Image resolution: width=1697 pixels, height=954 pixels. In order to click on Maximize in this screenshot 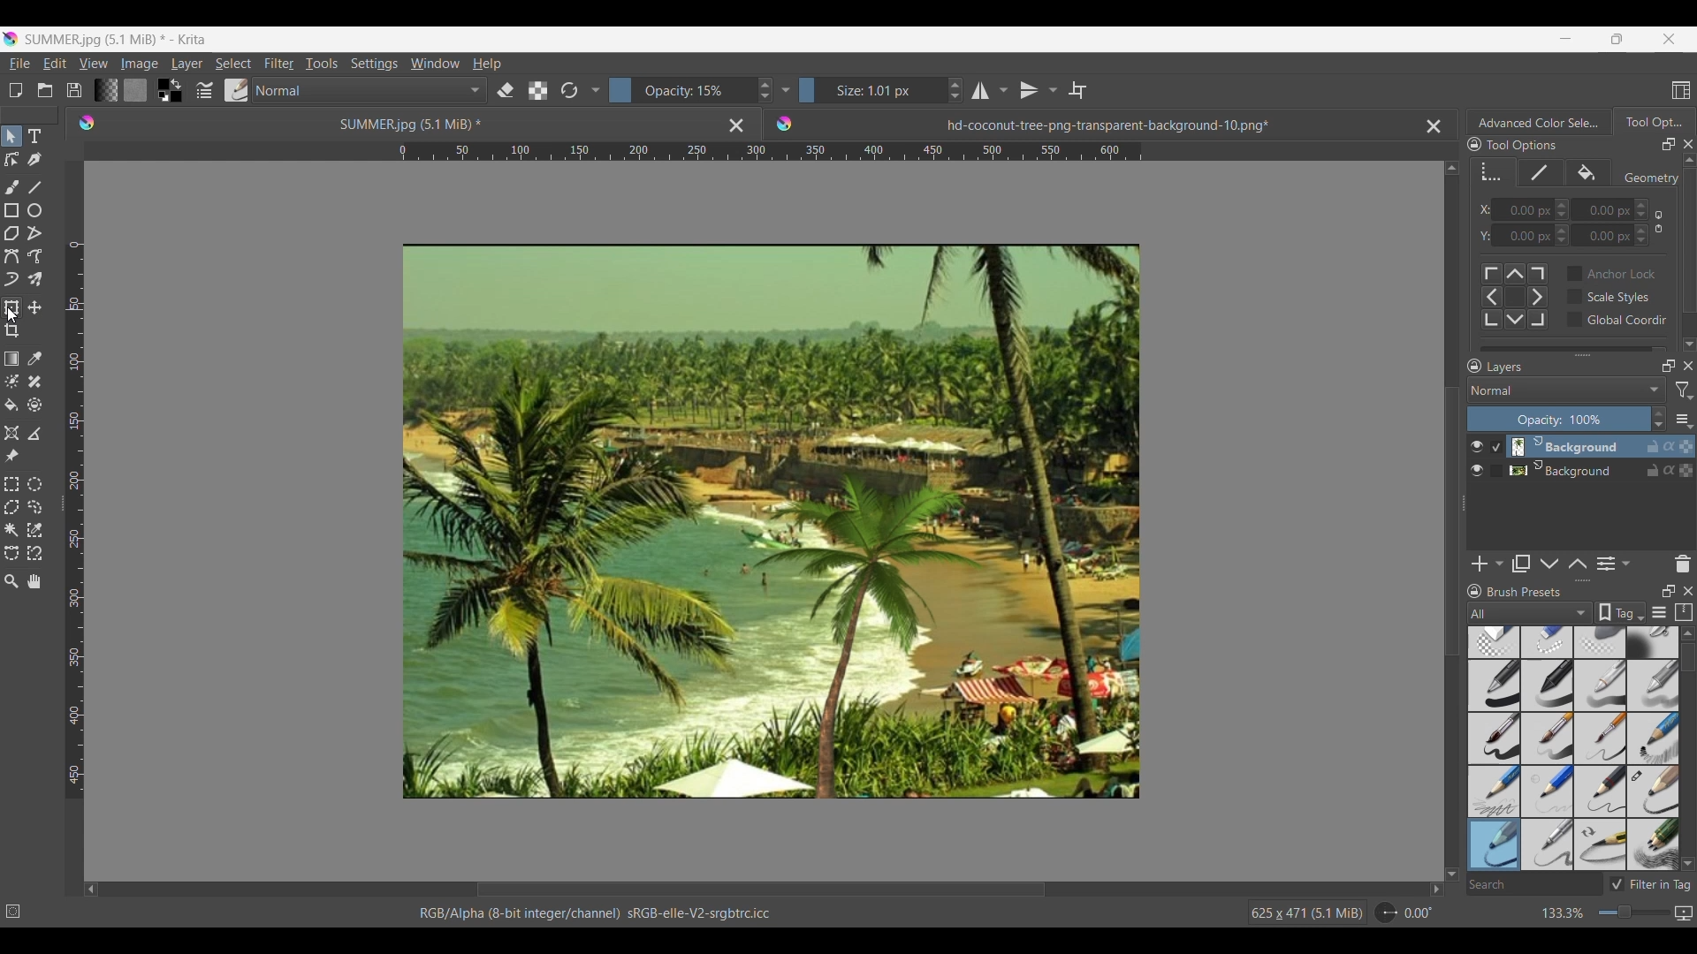, I will do `click(1686, 443)`.